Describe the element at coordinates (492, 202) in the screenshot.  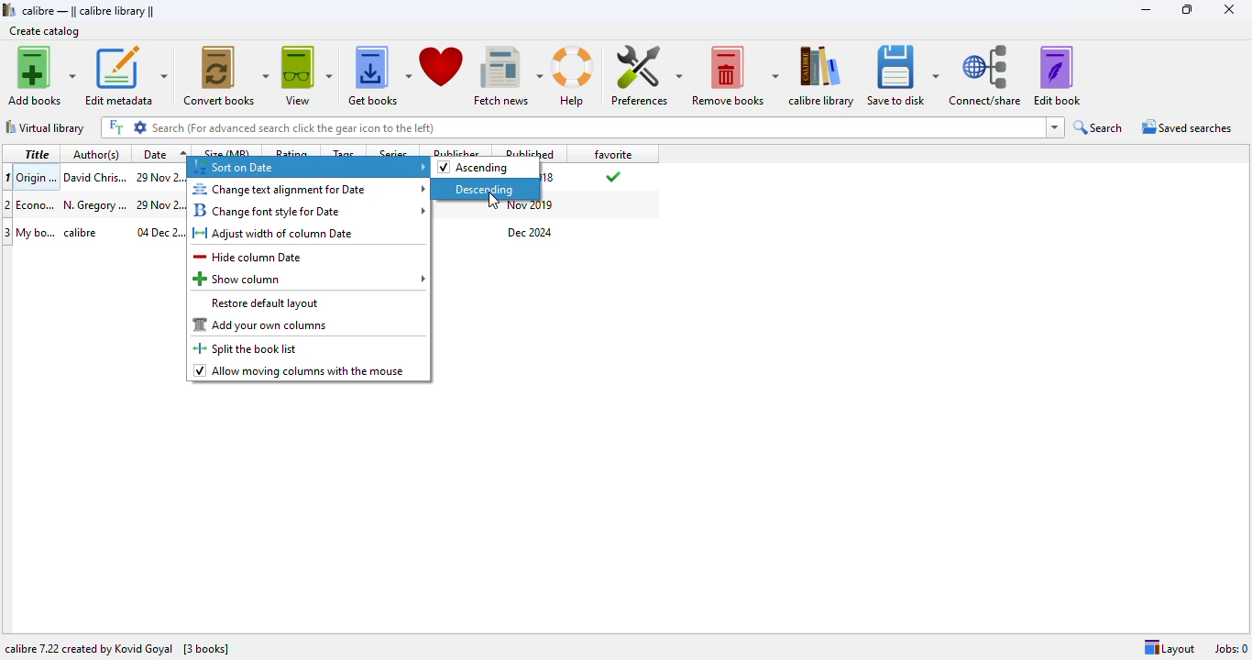
I see `cursor` at that location.